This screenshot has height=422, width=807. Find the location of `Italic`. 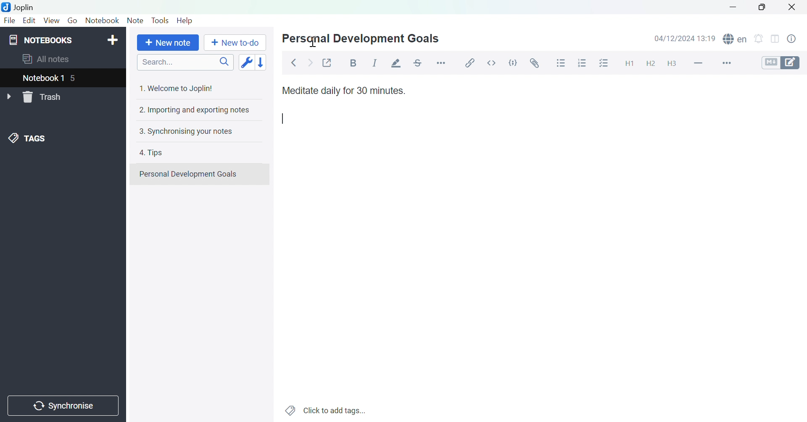

Italic is located at coordinates (374, 62).